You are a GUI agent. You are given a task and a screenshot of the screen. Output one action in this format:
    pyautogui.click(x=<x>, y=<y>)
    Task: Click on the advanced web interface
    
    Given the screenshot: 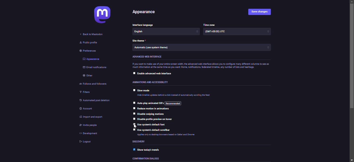 What is the action you would take?
    pyautogui.click(x=151, y=57)
    